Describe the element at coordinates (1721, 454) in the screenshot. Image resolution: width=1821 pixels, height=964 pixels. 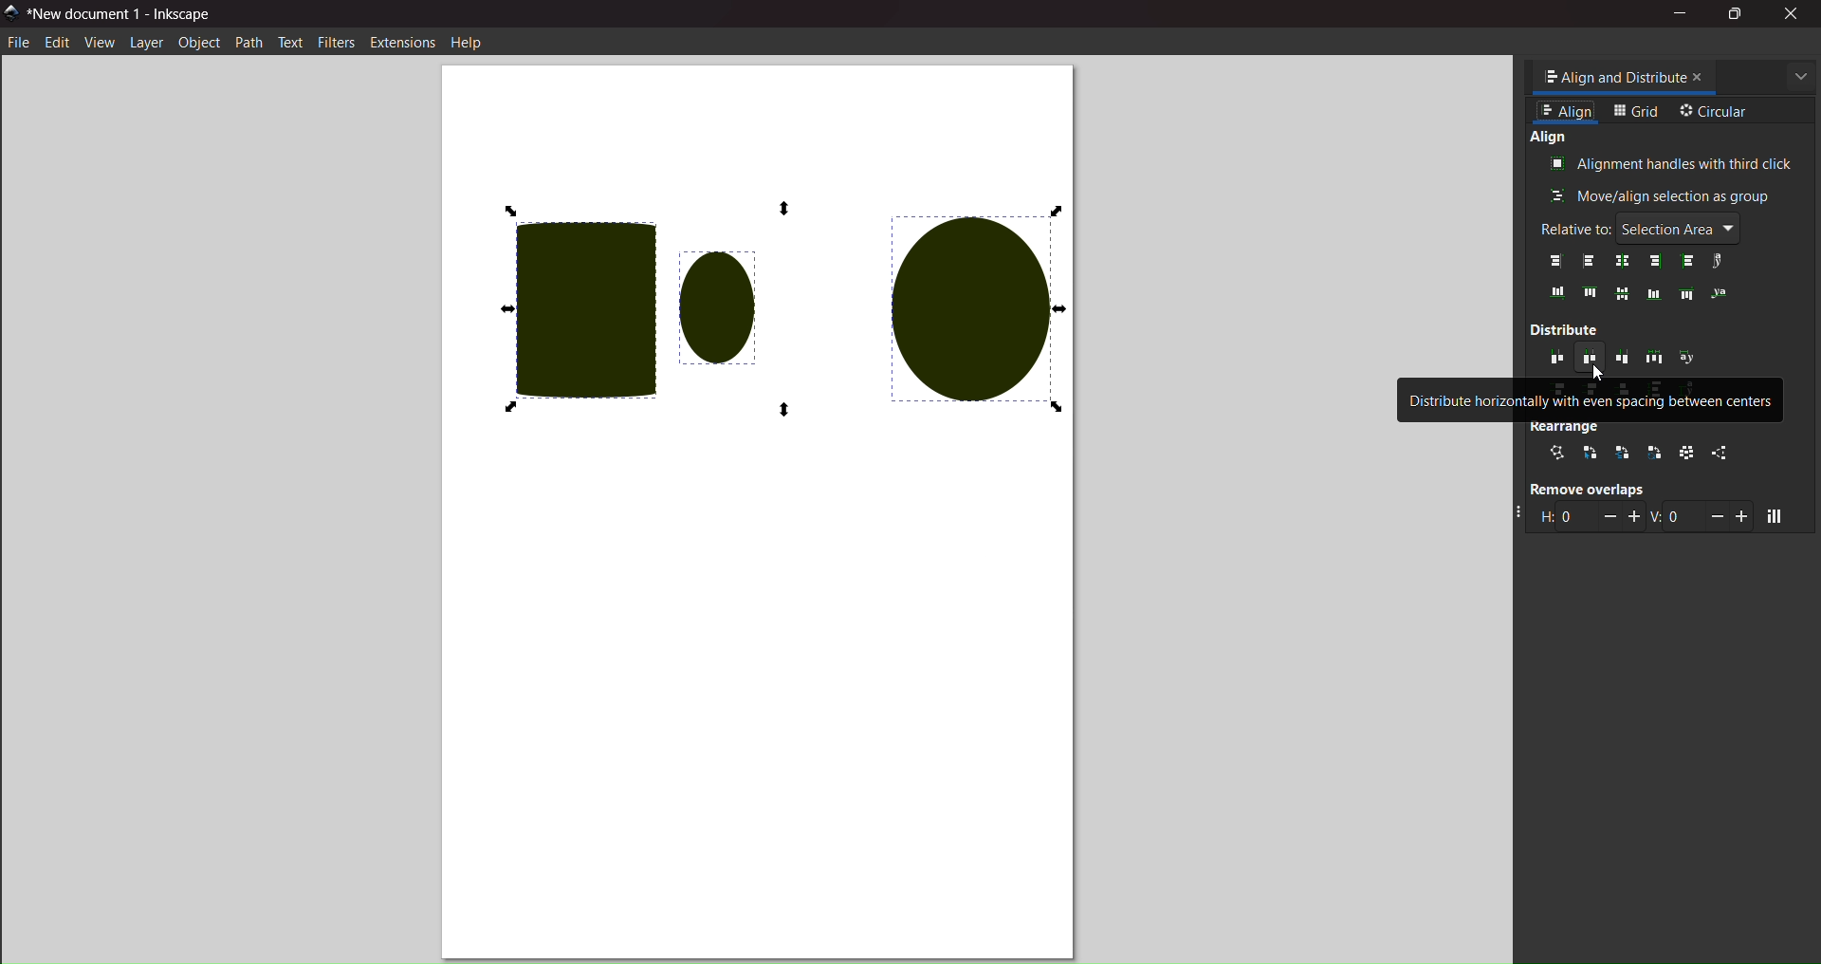
I see `unclump` at that location.